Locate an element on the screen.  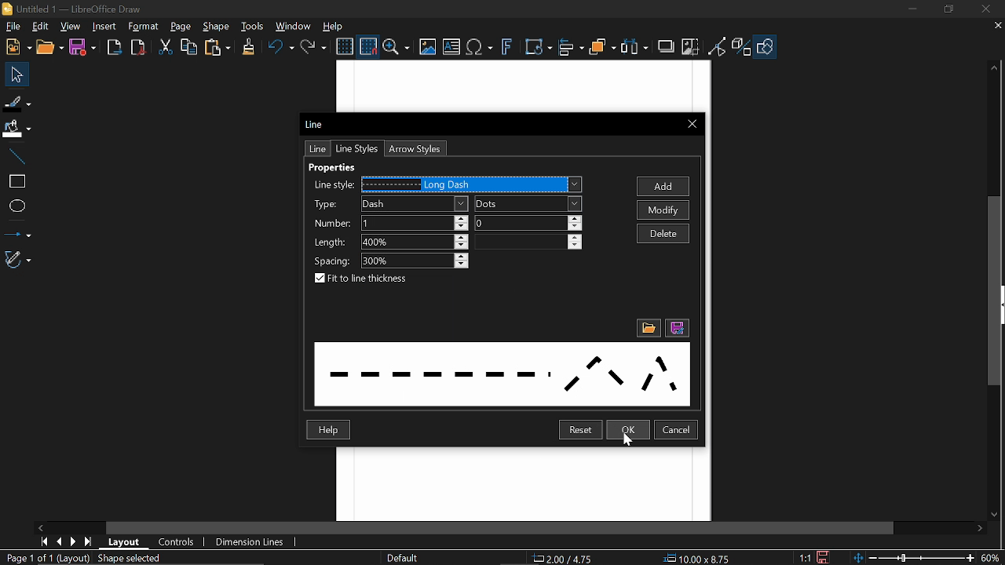
Vertical scrollbar is located at coordinates (998, 291).